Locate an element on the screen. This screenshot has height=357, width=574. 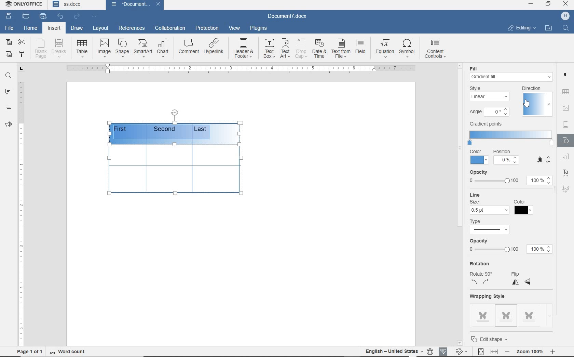
headings is located at coordinates (8, 109).